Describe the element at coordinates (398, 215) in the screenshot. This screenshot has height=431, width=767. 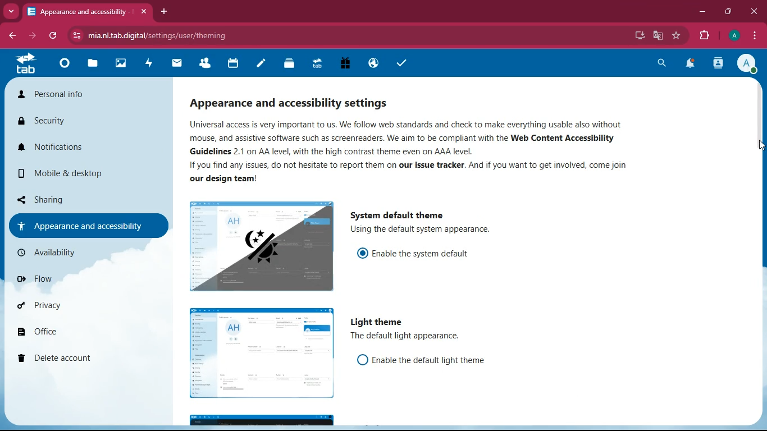
I see `system default` at that location.